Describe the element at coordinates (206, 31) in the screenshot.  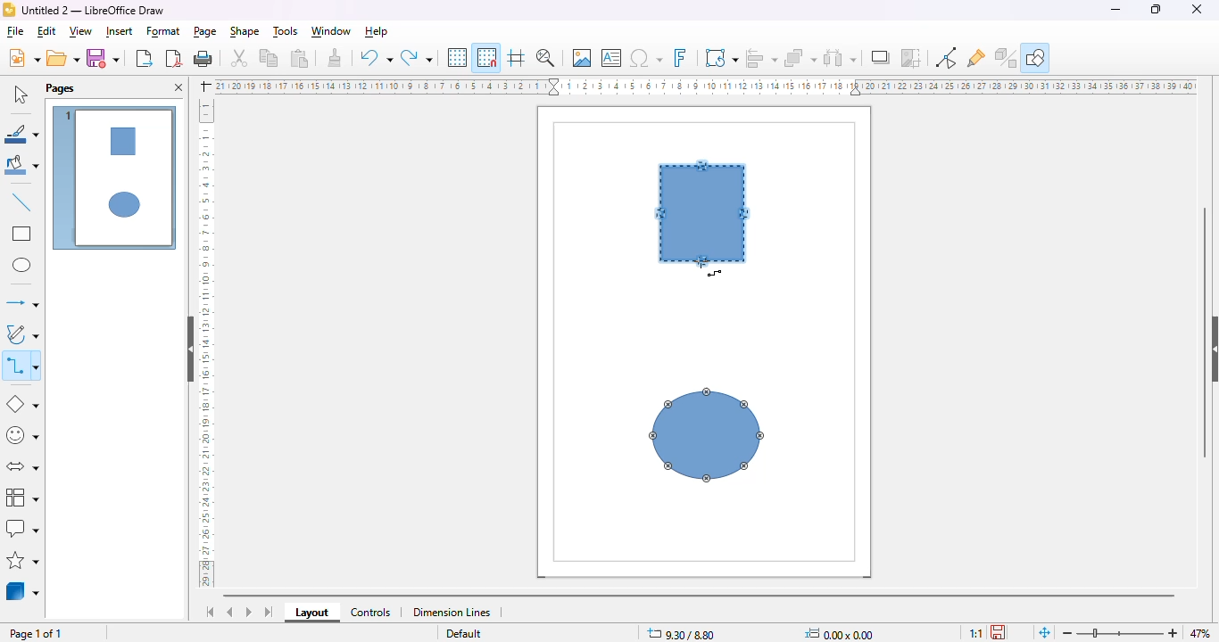
I see `page` at that location.